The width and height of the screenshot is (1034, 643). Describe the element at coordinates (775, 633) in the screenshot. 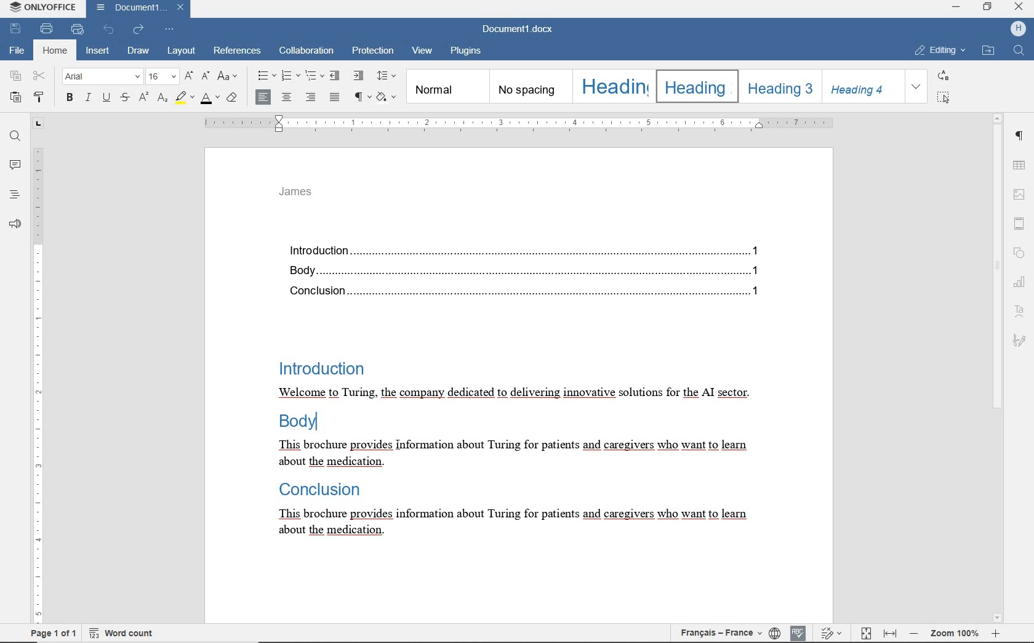

I see `SET DOCUMENT LANGUAGE` at that location.